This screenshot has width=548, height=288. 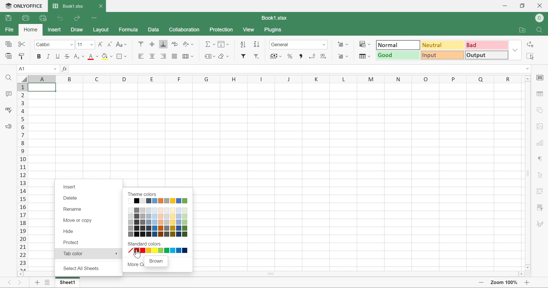 I want to click on Italic, so click(x=49, y=57).